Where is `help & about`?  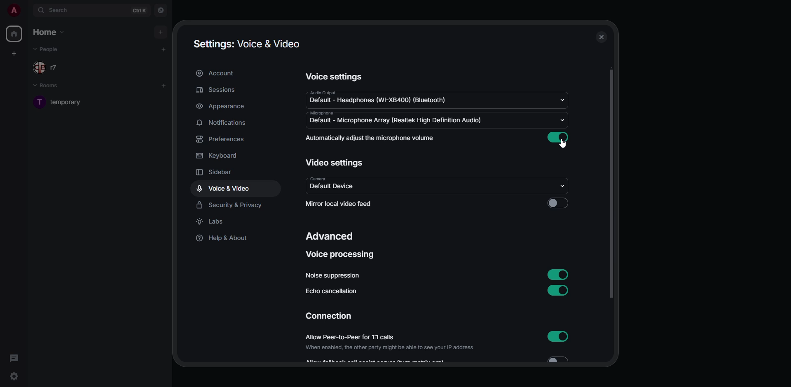 help & about is located at coordinates (223, 239).